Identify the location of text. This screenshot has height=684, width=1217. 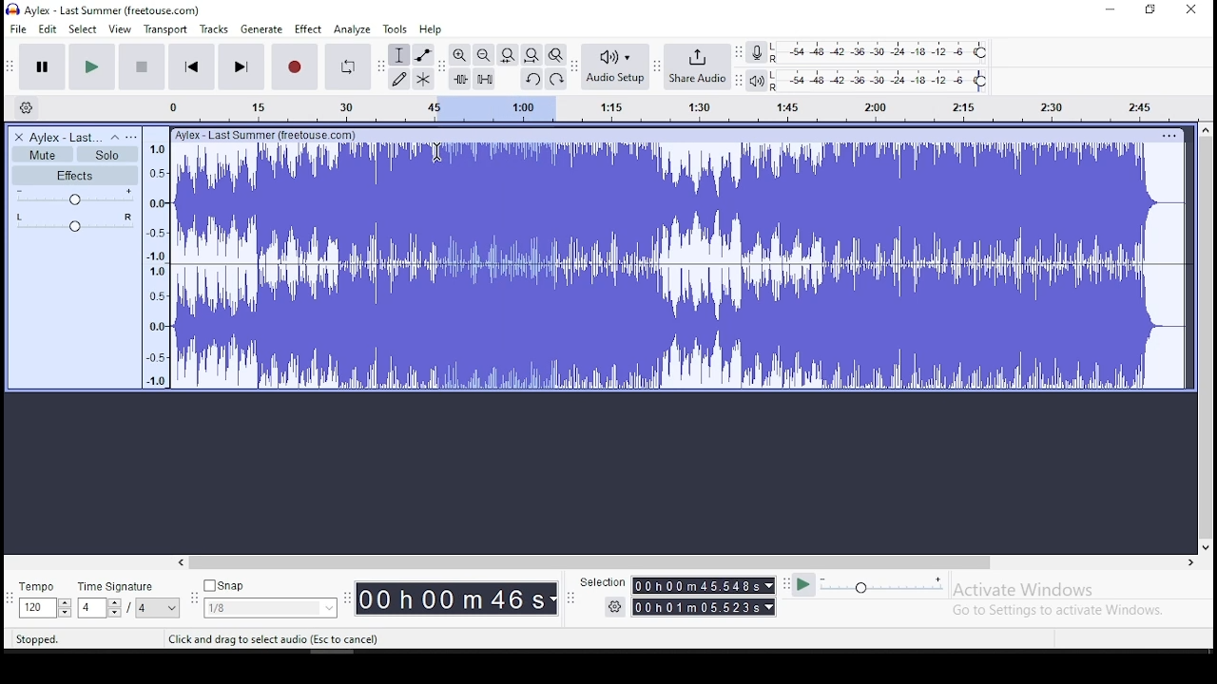
(274, 135).